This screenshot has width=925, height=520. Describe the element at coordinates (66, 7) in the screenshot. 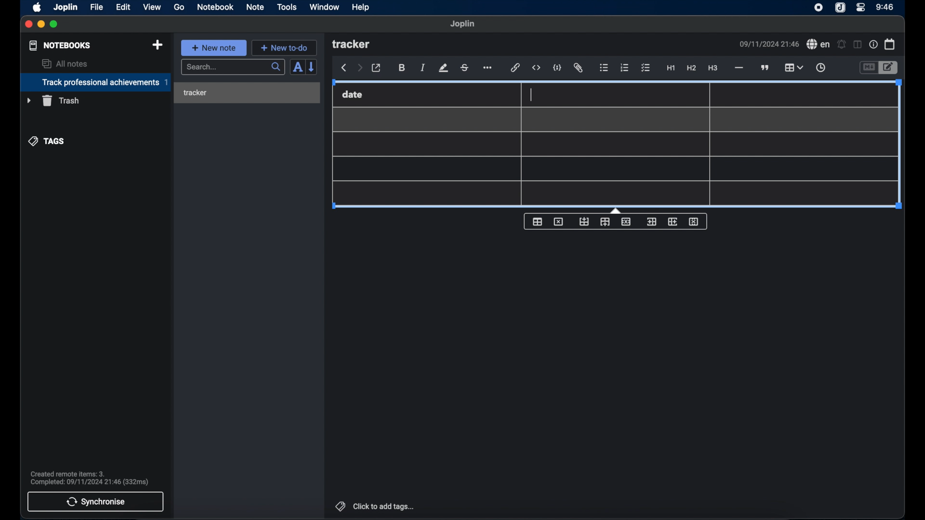

I see `joplin` at that location.